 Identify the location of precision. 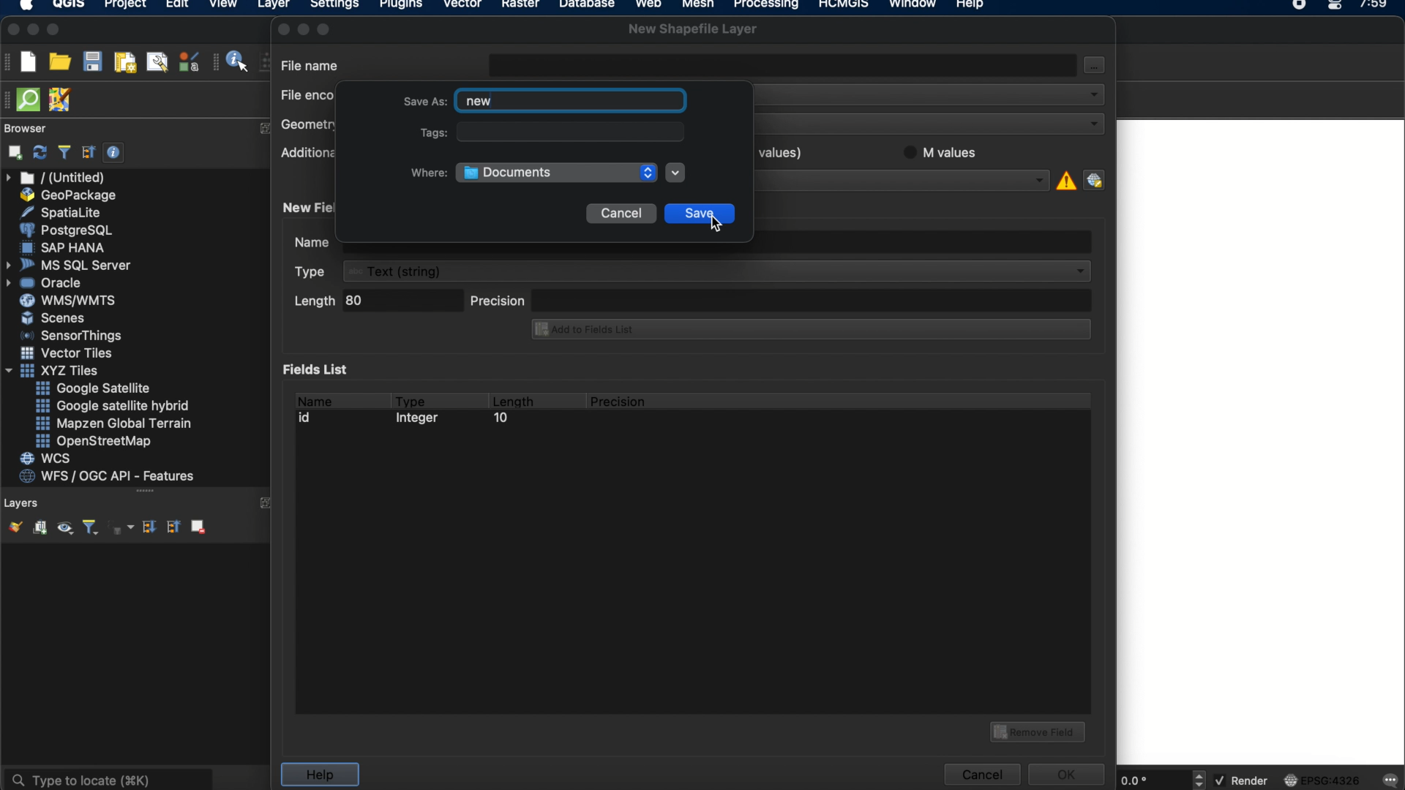
(781, 299).